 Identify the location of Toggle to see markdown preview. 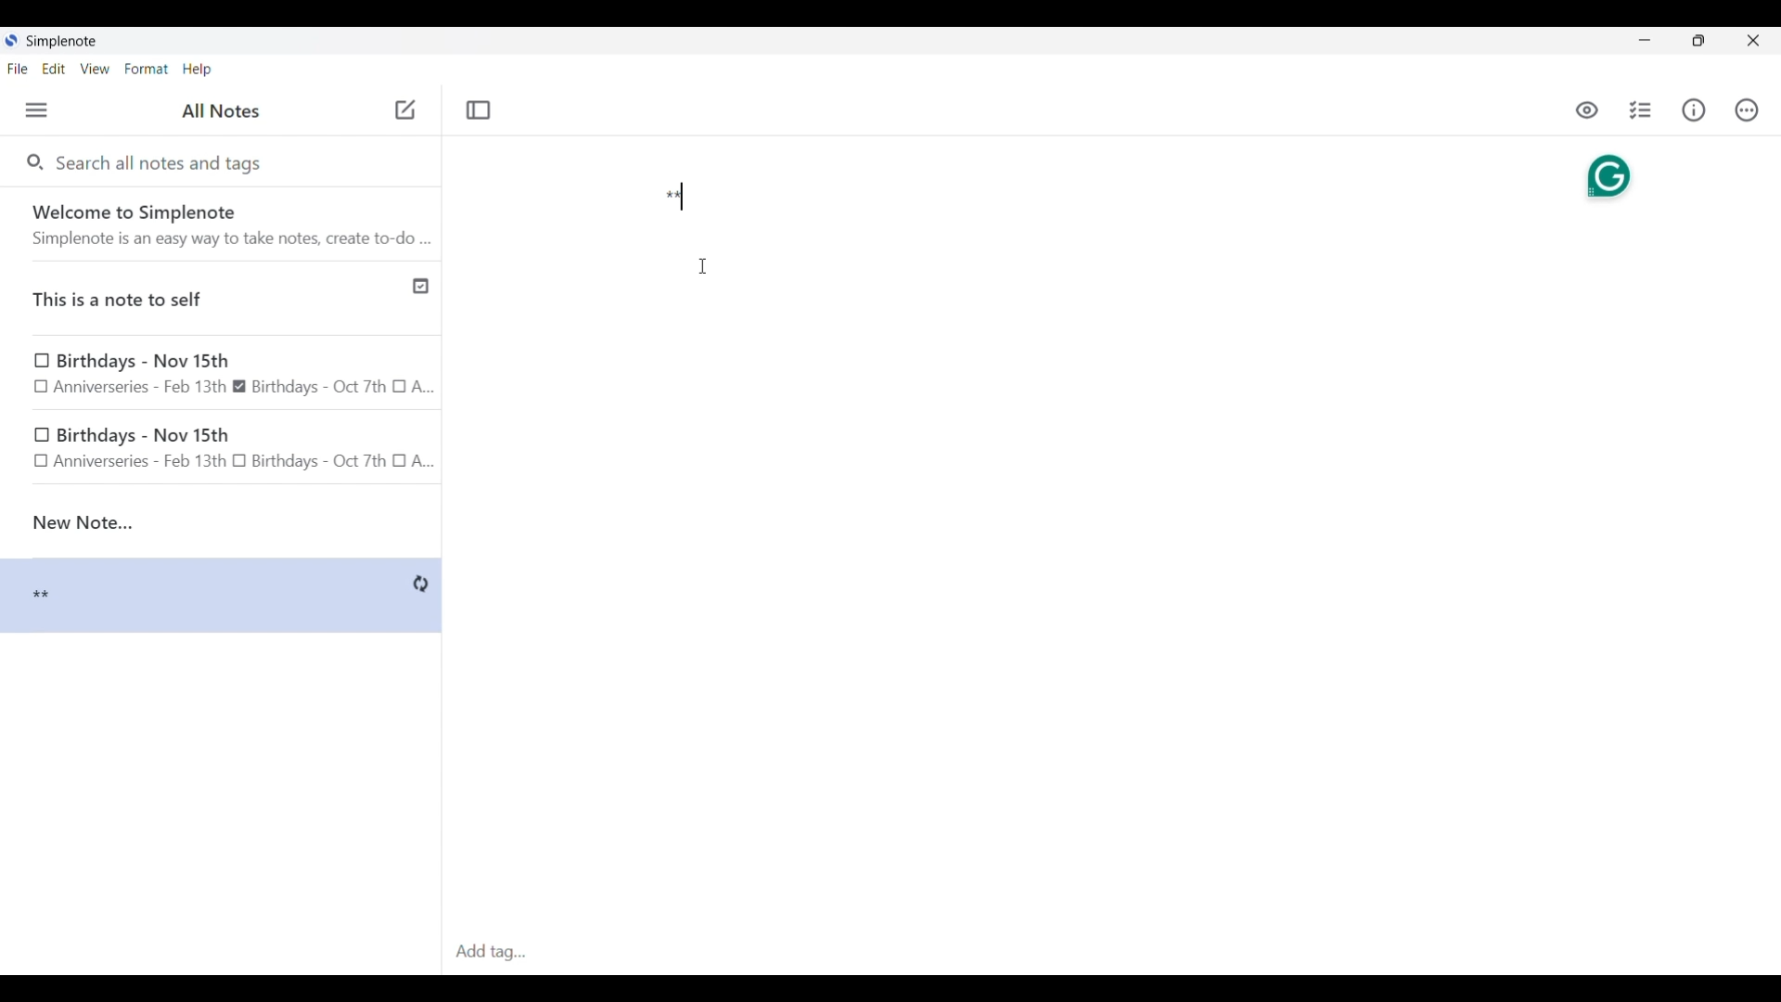
(1587, 110).